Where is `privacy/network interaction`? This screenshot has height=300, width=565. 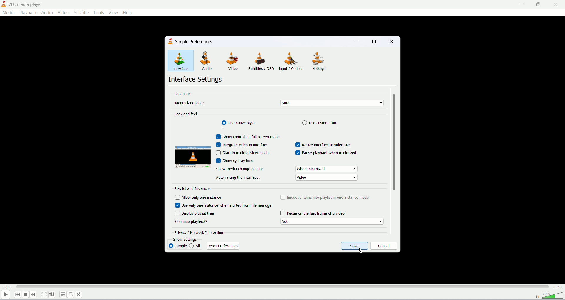
privacy/network interaction is located at coordinates (199, 232).